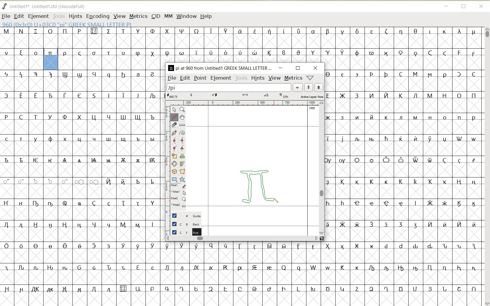  What do you see at coordinates (174, 180) in the screenshot?
I see `rectangle or ellipse` at bounding box center [174, 180].